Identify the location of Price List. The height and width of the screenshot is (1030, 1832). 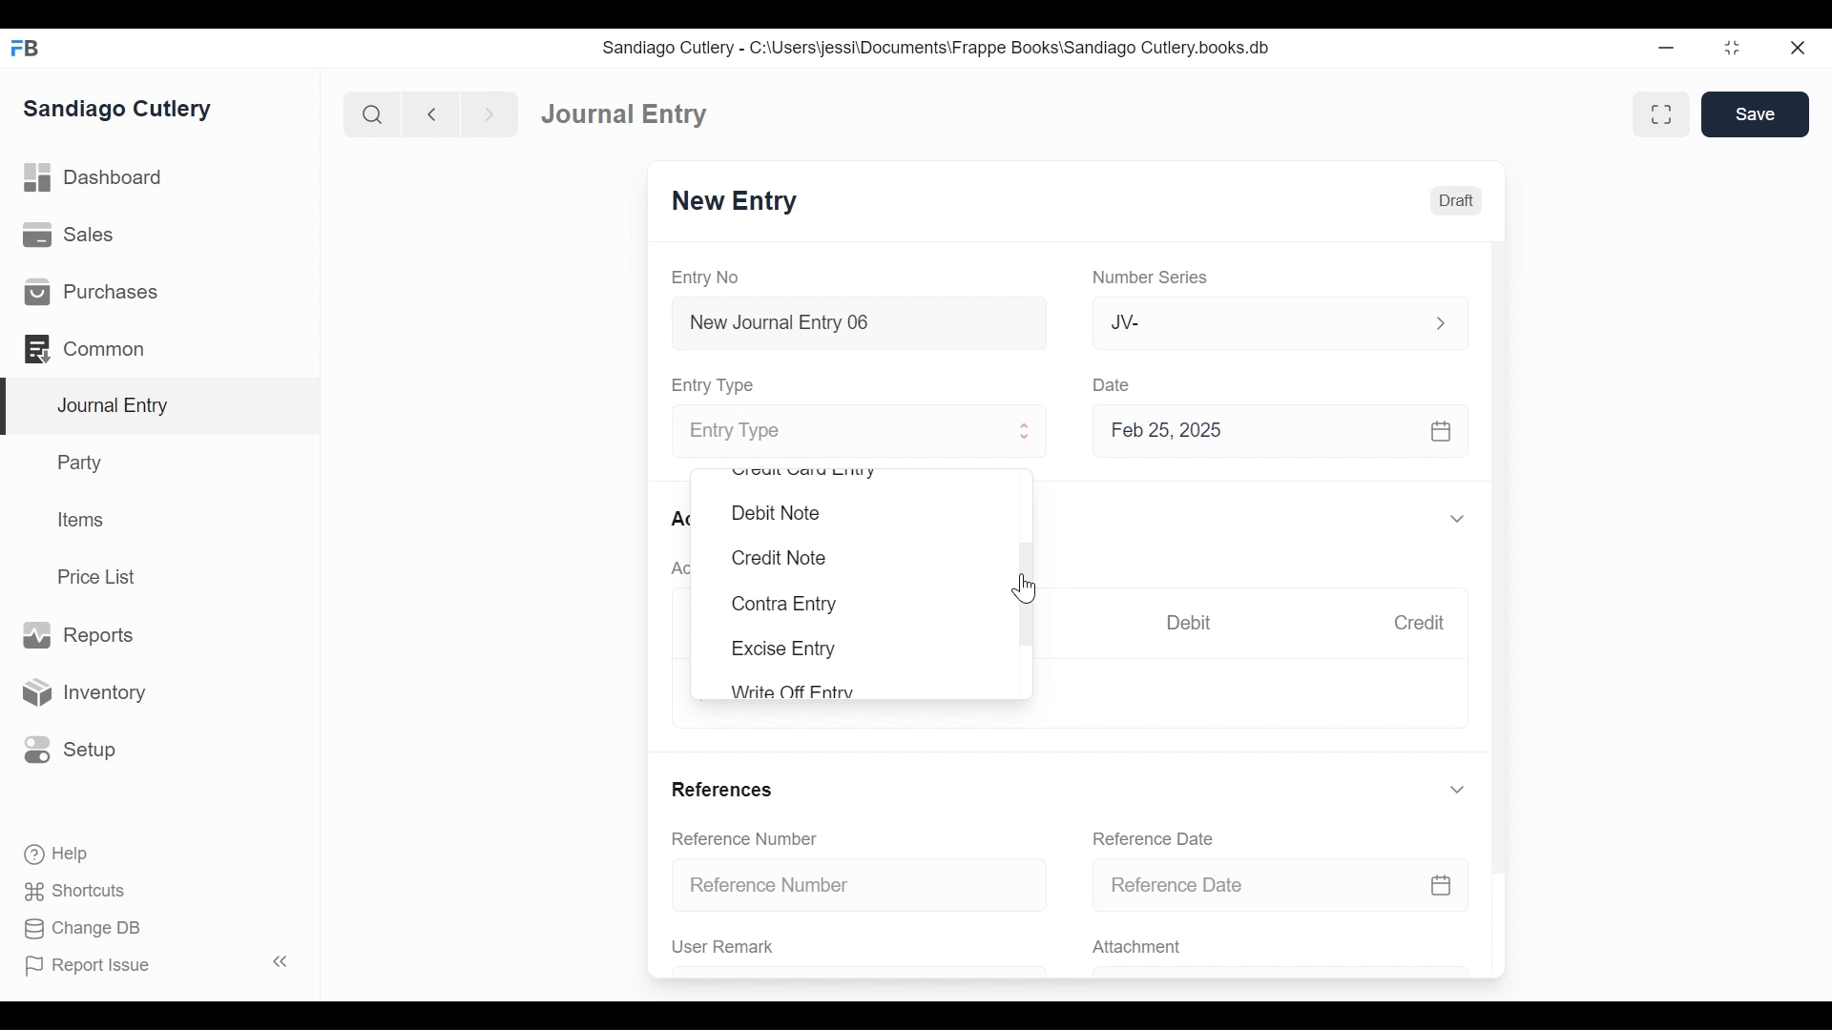
(103, 577).